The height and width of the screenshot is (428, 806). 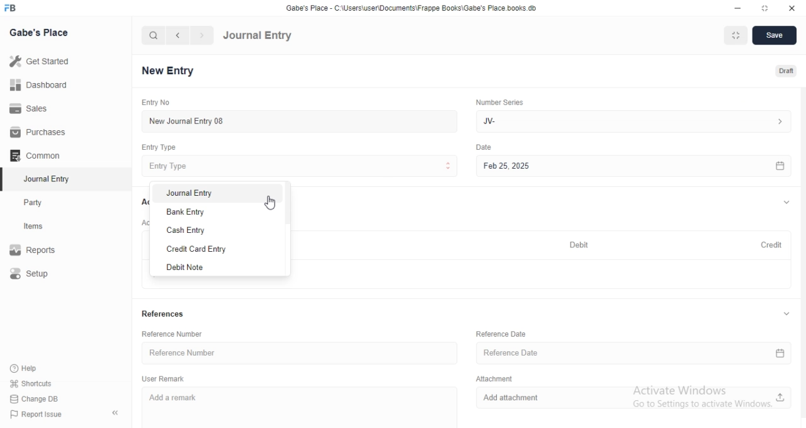 What do you see at coordinates (11, 8) in the screenshot?
I see `FB` at bounding box center [11, 8].